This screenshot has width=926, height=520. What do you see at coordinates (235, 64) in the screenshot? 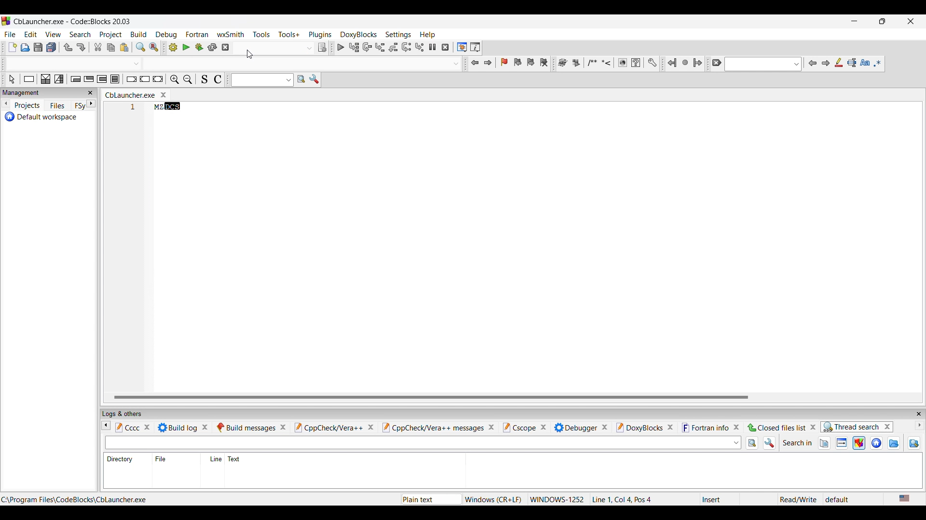
I see `Text box with options` at bounding box center [235, 64].